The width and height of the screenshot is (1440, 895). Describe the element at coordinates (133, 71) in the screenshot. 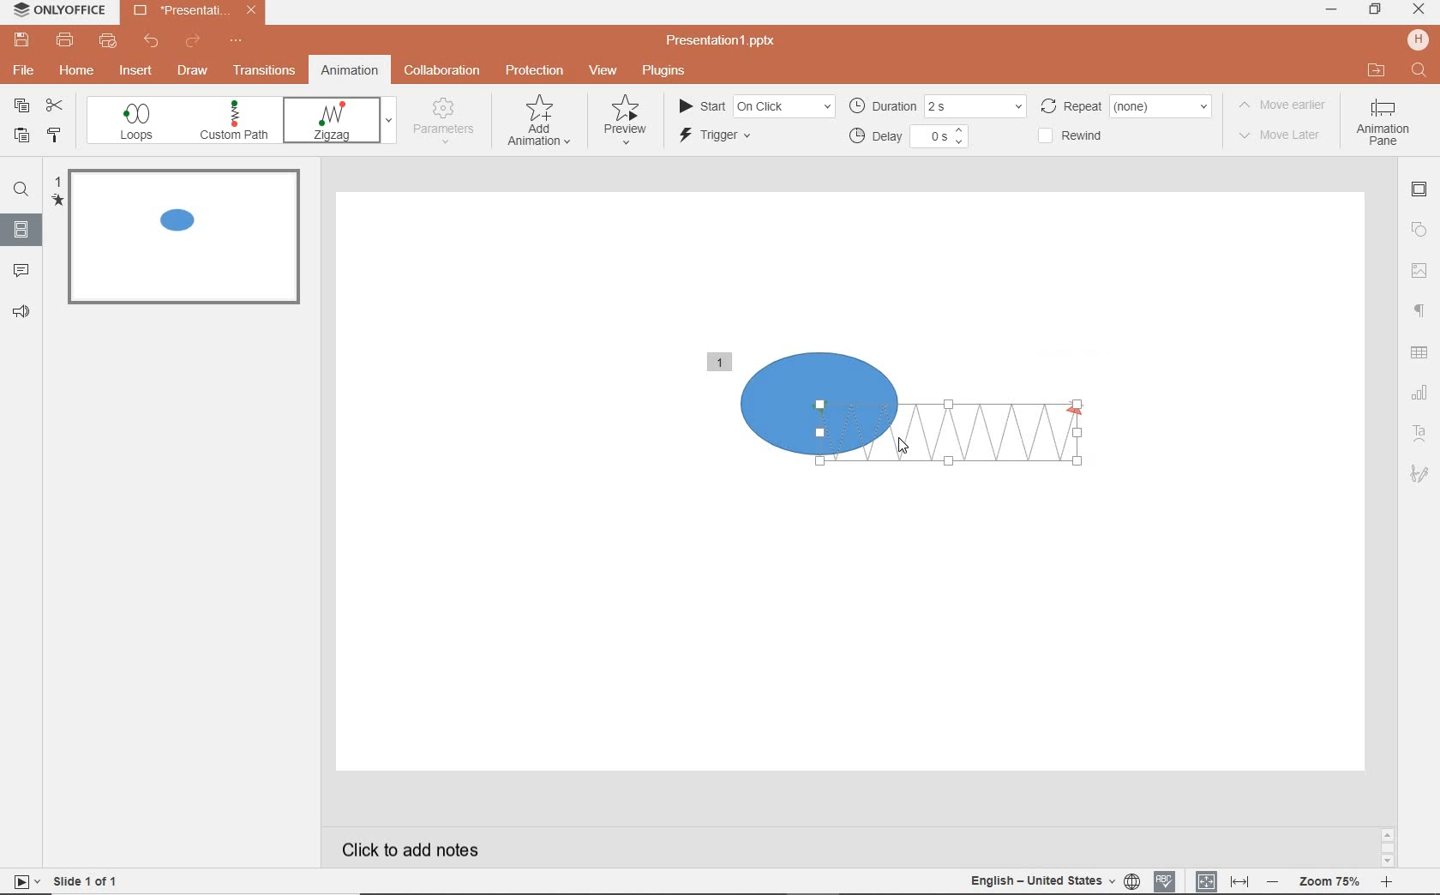

I see `insert` at that location.